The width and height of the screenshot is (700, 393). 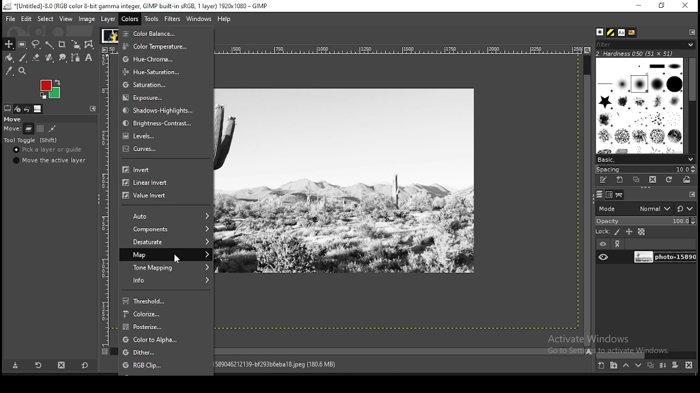 What do you see at coordinates (166, 365) in the screenshot?
I see `rgb clip` at bounding box center [166, 365].